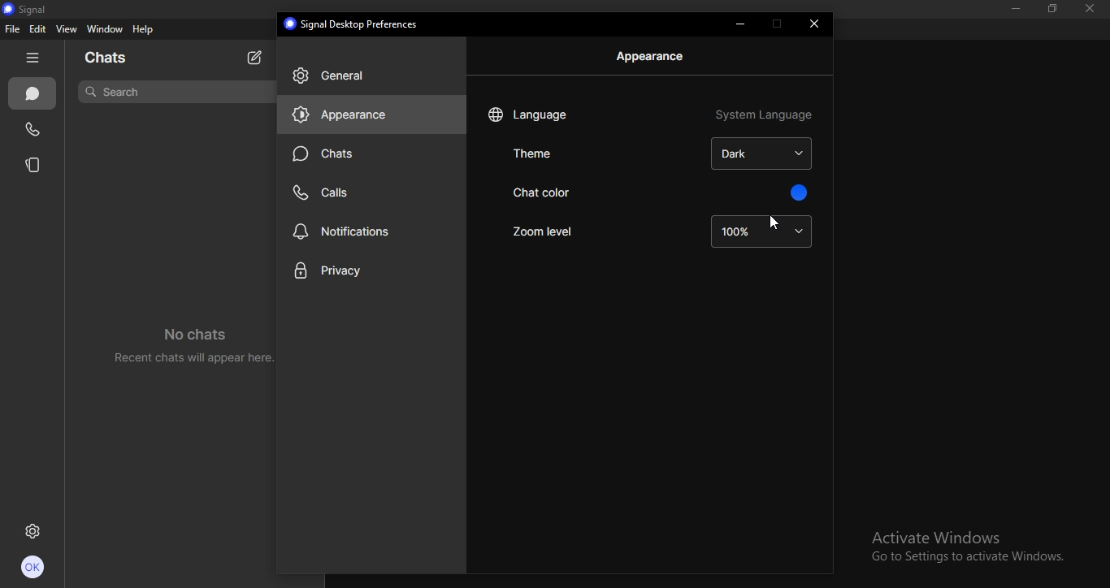 The image size is (1110, 588). Describe the element at coordinates (531, 153) in the screenshot. I see `theme` at that location.